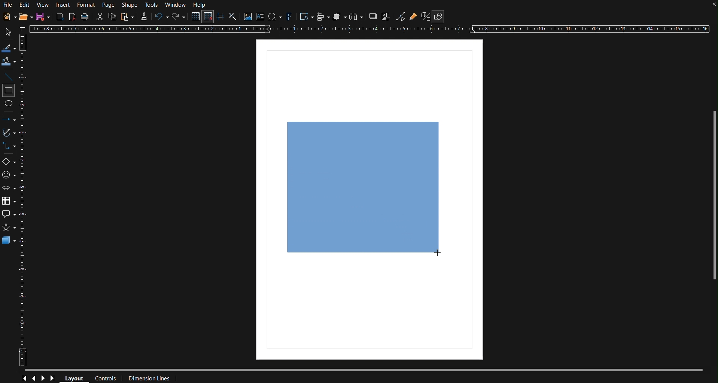 Image resolution: width=718 pixels, height=383 pixels. What do you see at coordinates (112, 16) in the screenshot?
I see `Copy` at bounding box center [112, 16].